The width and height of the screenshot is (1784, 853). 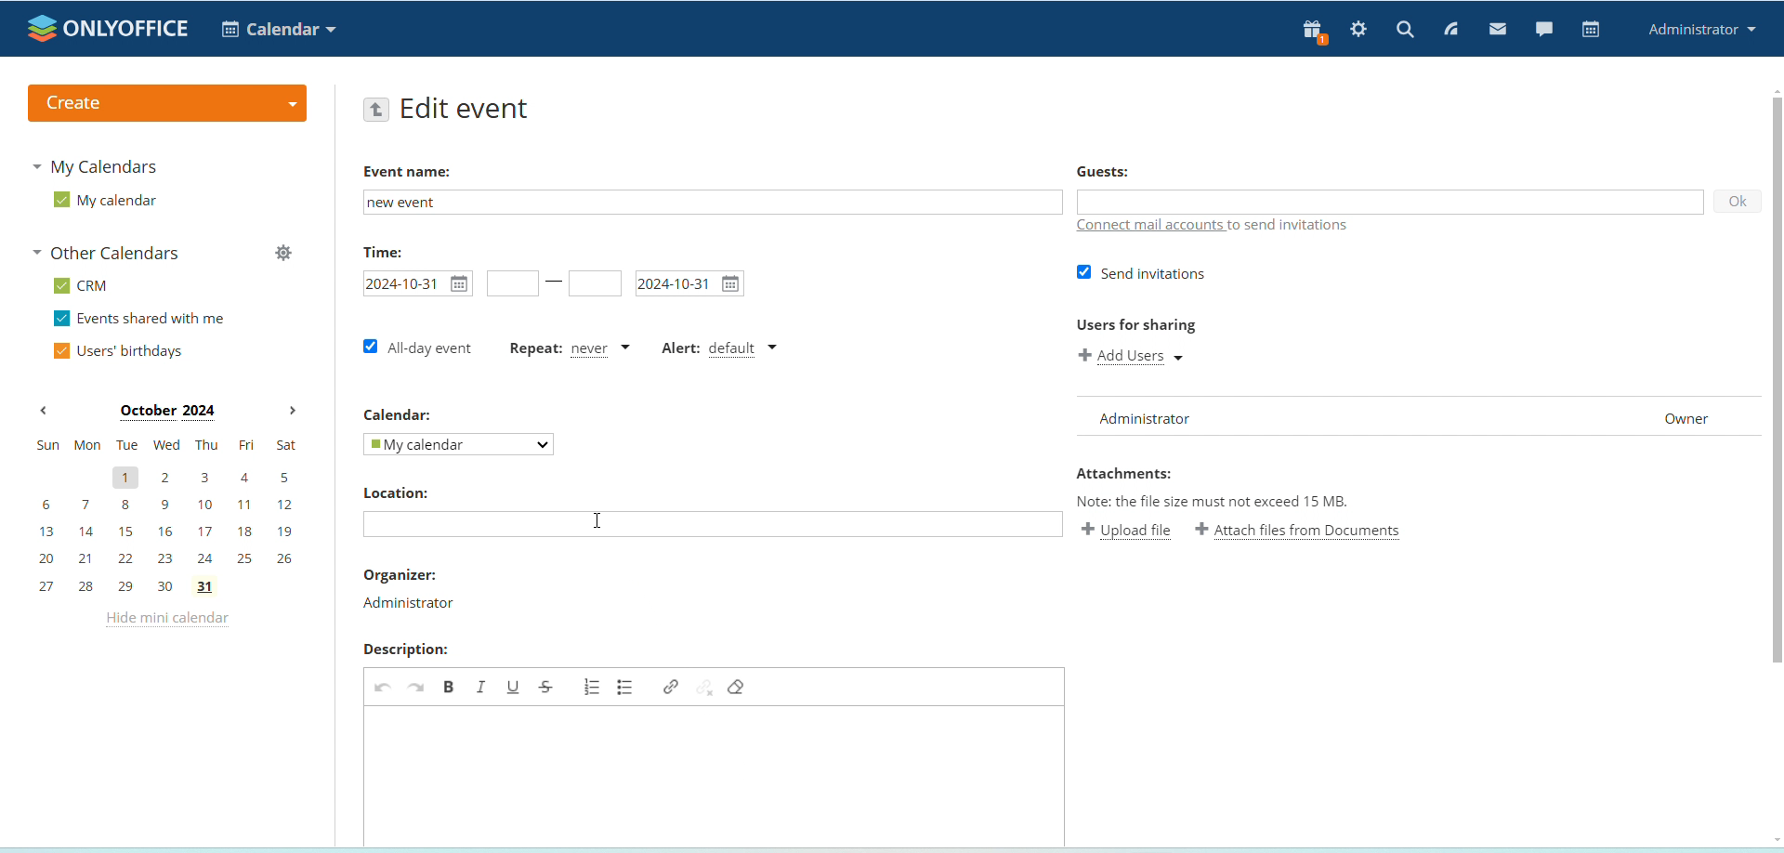 What do you see at coordinates (381, 686) in the screenshot?
I see `undo` at bounding box center [381, 686].